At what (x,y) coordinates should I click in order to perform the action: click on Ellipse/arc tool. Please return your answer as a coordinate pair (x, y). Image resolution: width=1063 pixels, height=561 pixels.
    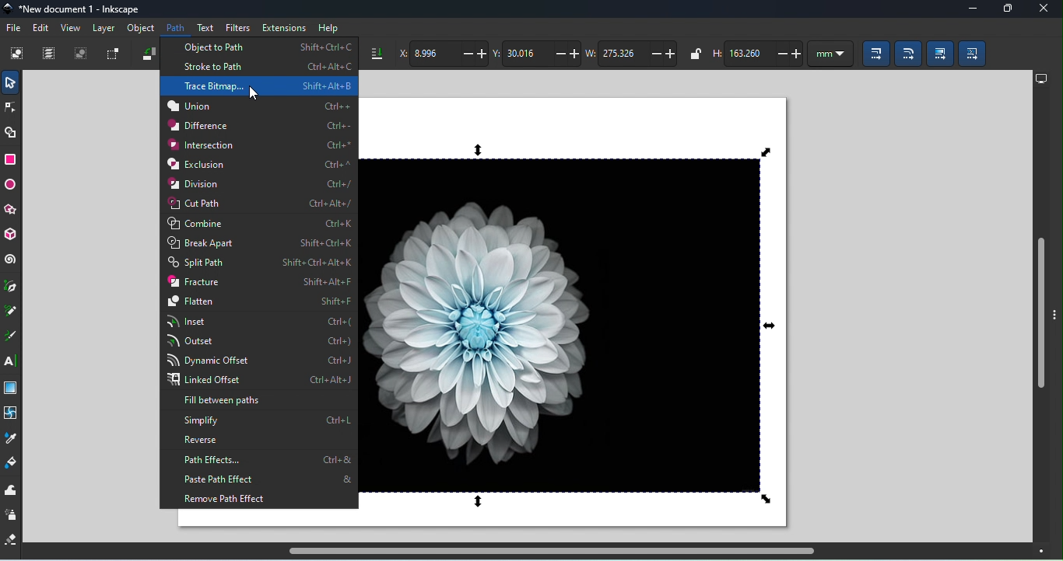
    Looking at the image, I should click on (12, 186).